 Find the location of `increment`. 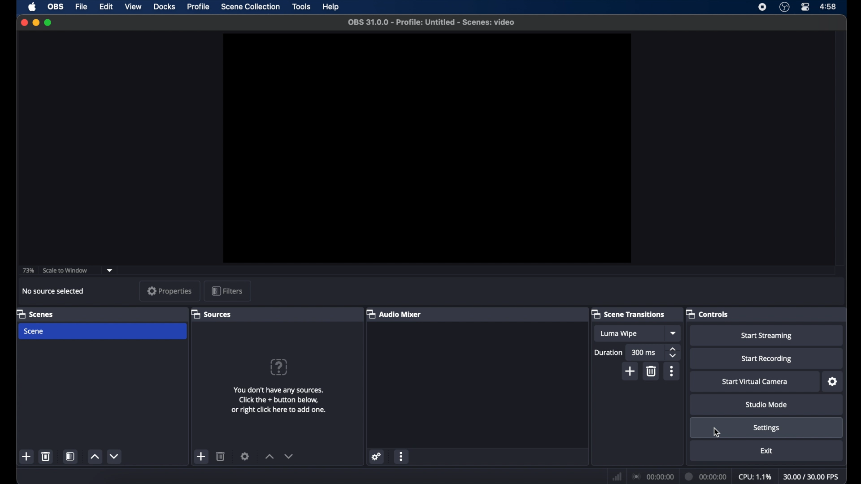

increment is located at coordinates (95, 457).